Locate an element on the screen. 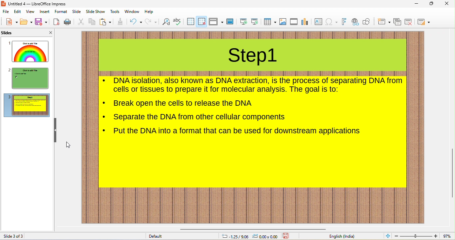  export pdf is located at coordinates (57, 22).